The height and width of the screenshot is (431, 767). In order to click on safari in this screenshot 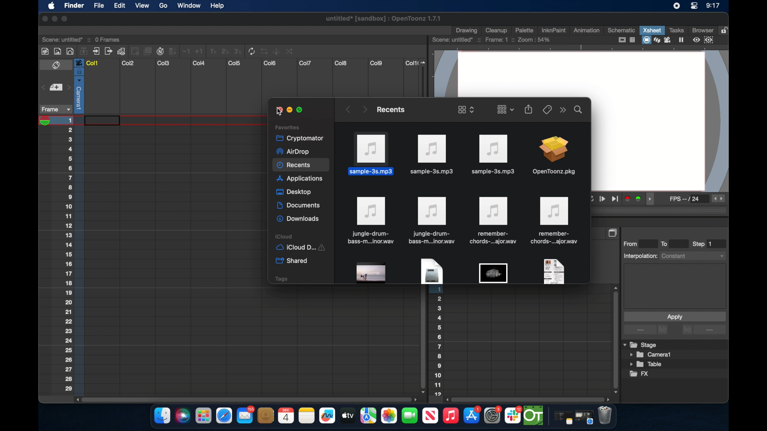, I will do `click(225, 416)`.